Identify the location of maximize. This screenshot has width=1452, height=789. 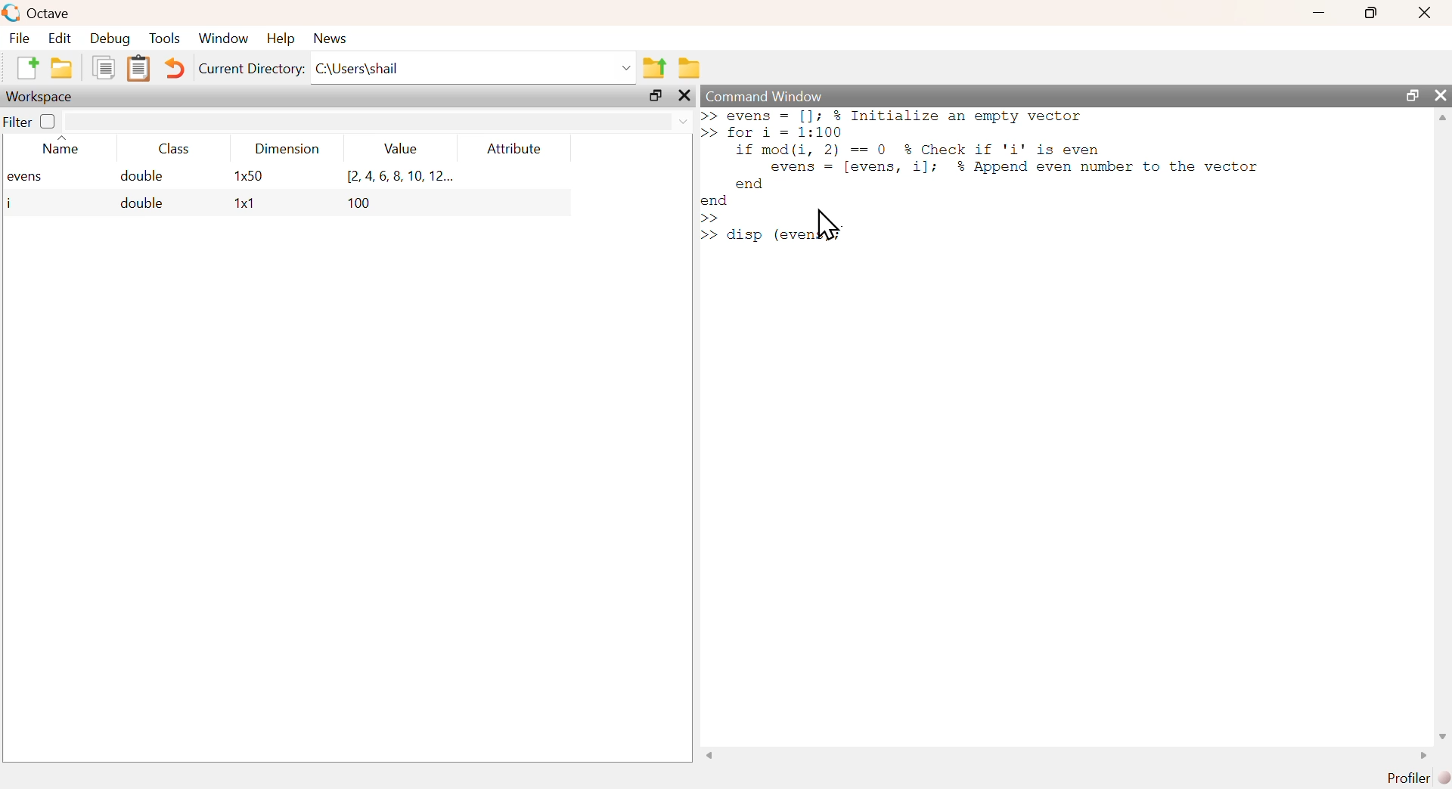
(651, 97).